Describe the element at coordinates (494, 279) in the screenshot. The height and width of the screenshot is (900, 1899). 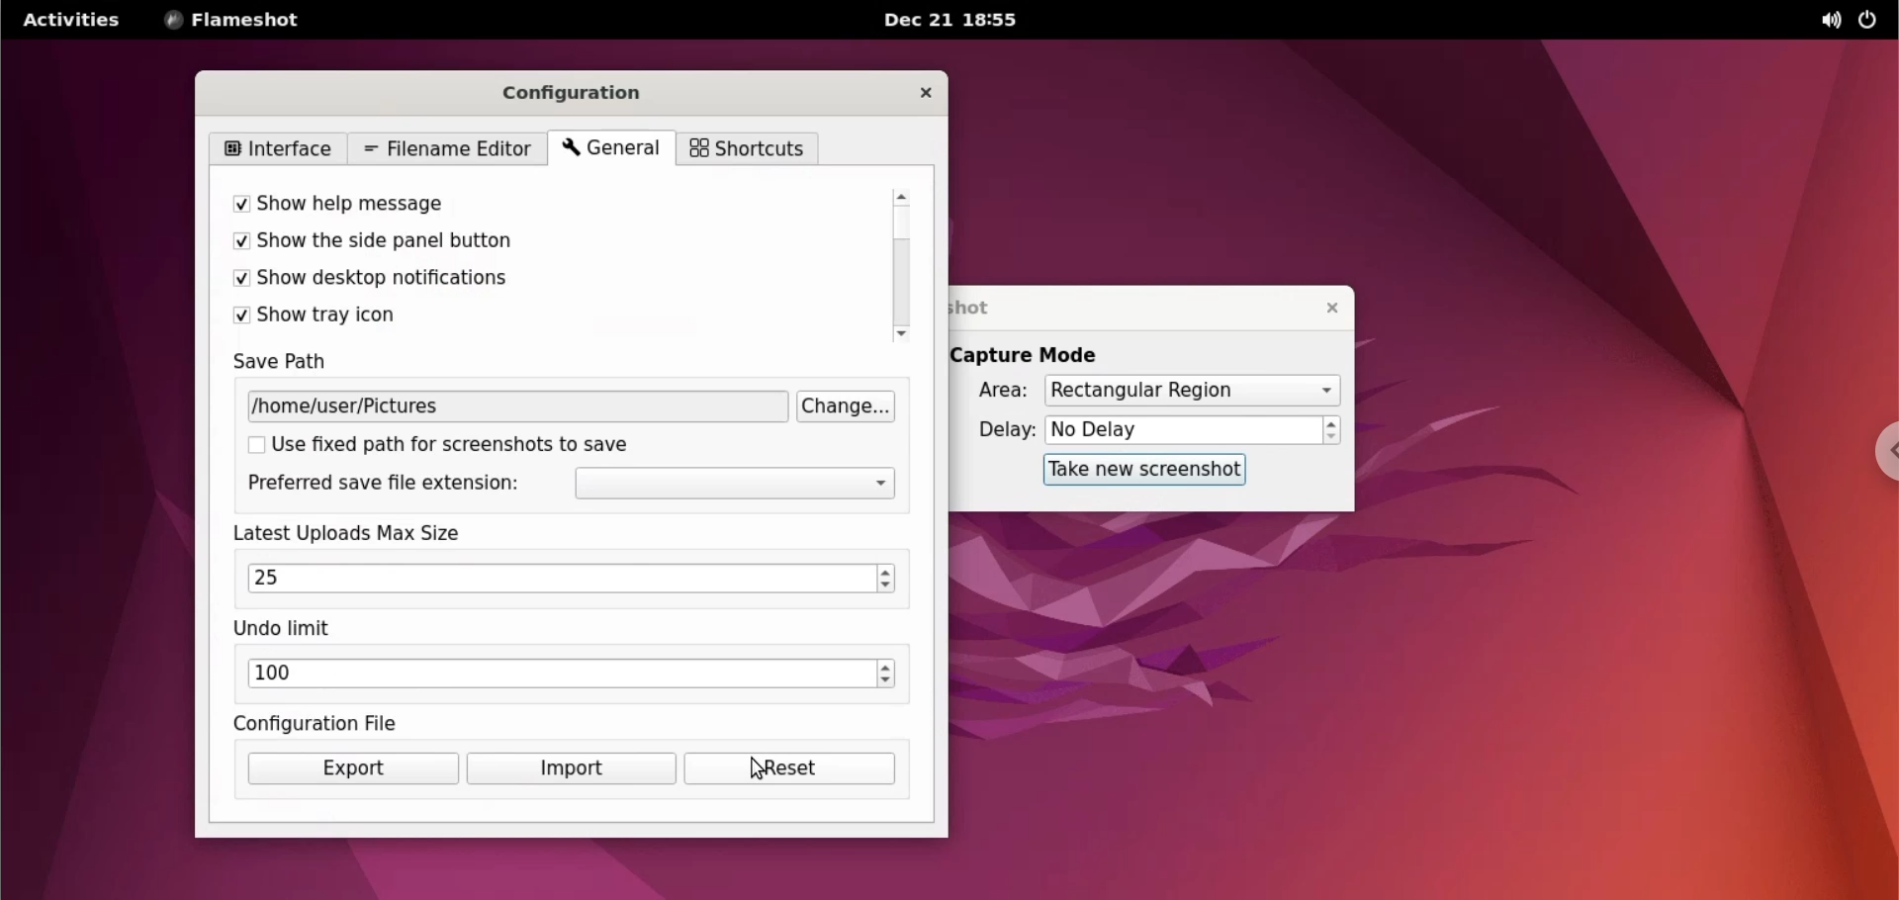
I see `show desktop notifications` at that location.